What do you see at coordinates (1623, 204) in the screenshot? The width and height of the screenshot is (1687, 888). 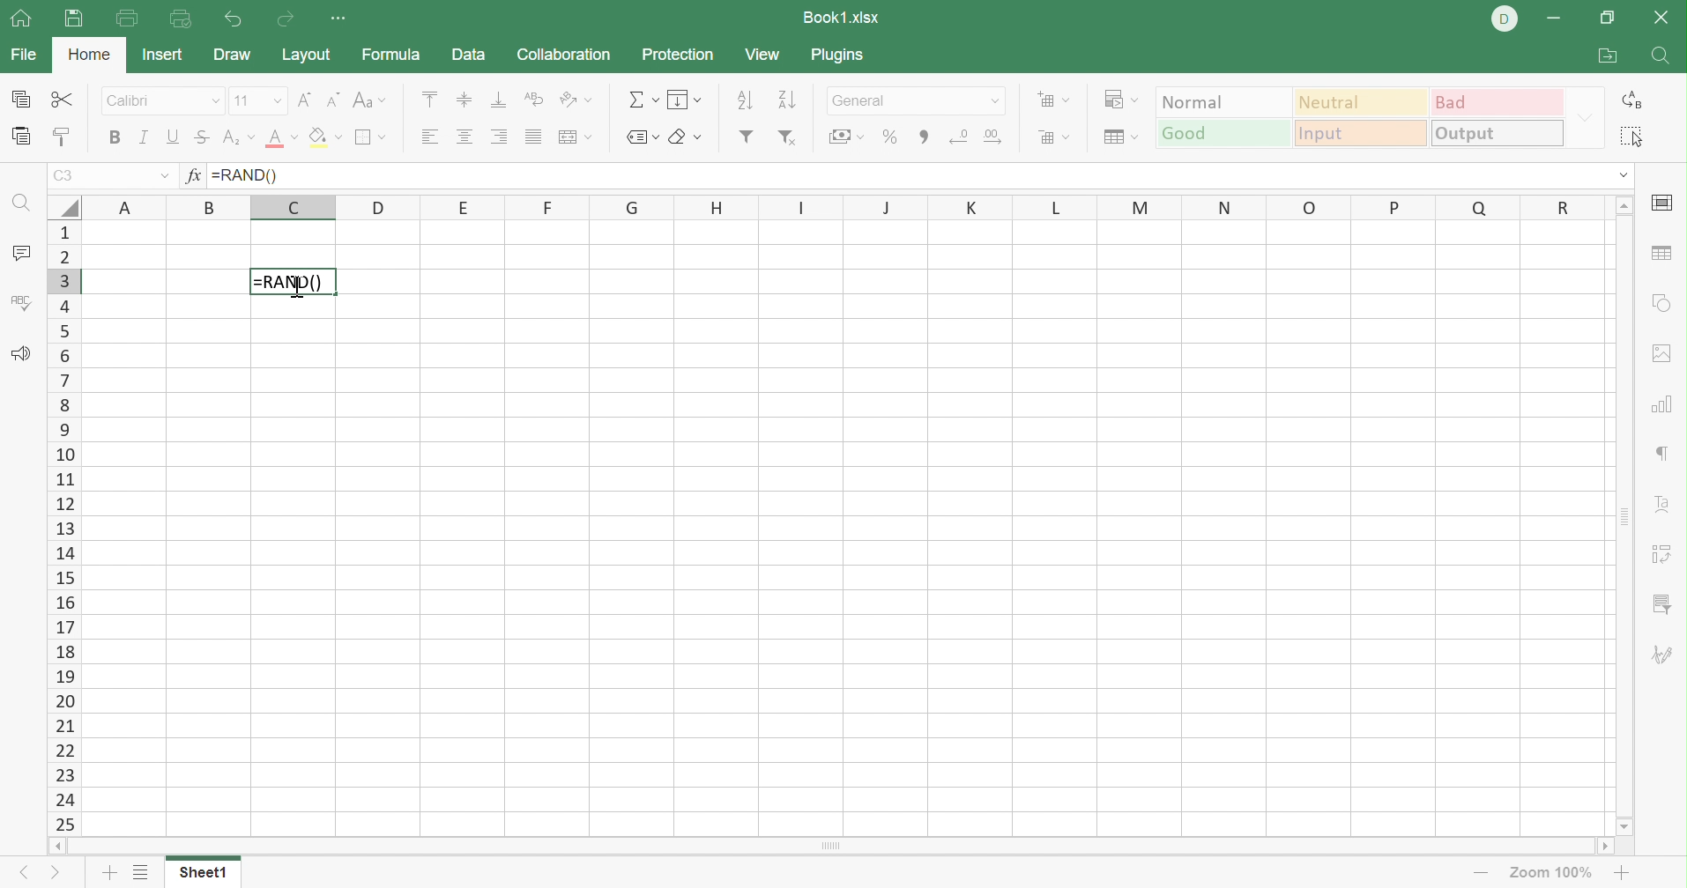 I see `Scroll up` at bounding box center [1623, 204].